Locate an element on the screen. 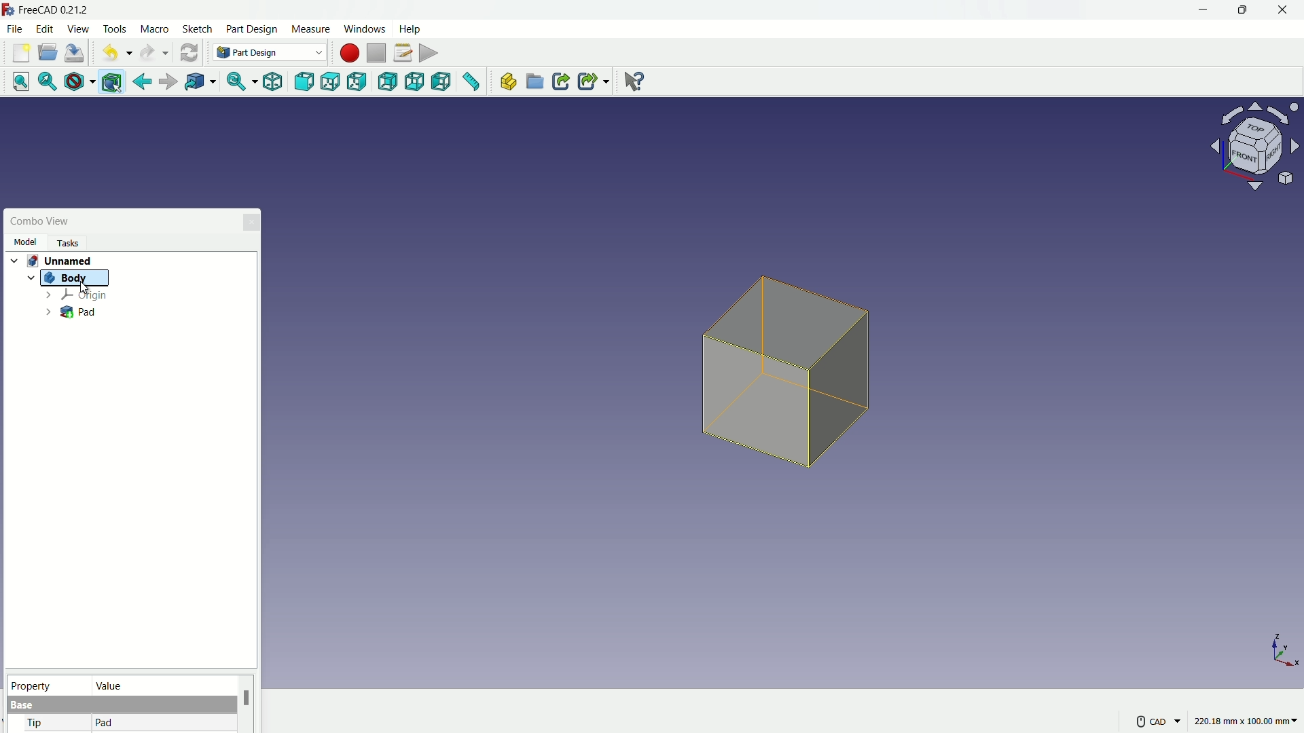  make link is located at coordinates (561, 83).